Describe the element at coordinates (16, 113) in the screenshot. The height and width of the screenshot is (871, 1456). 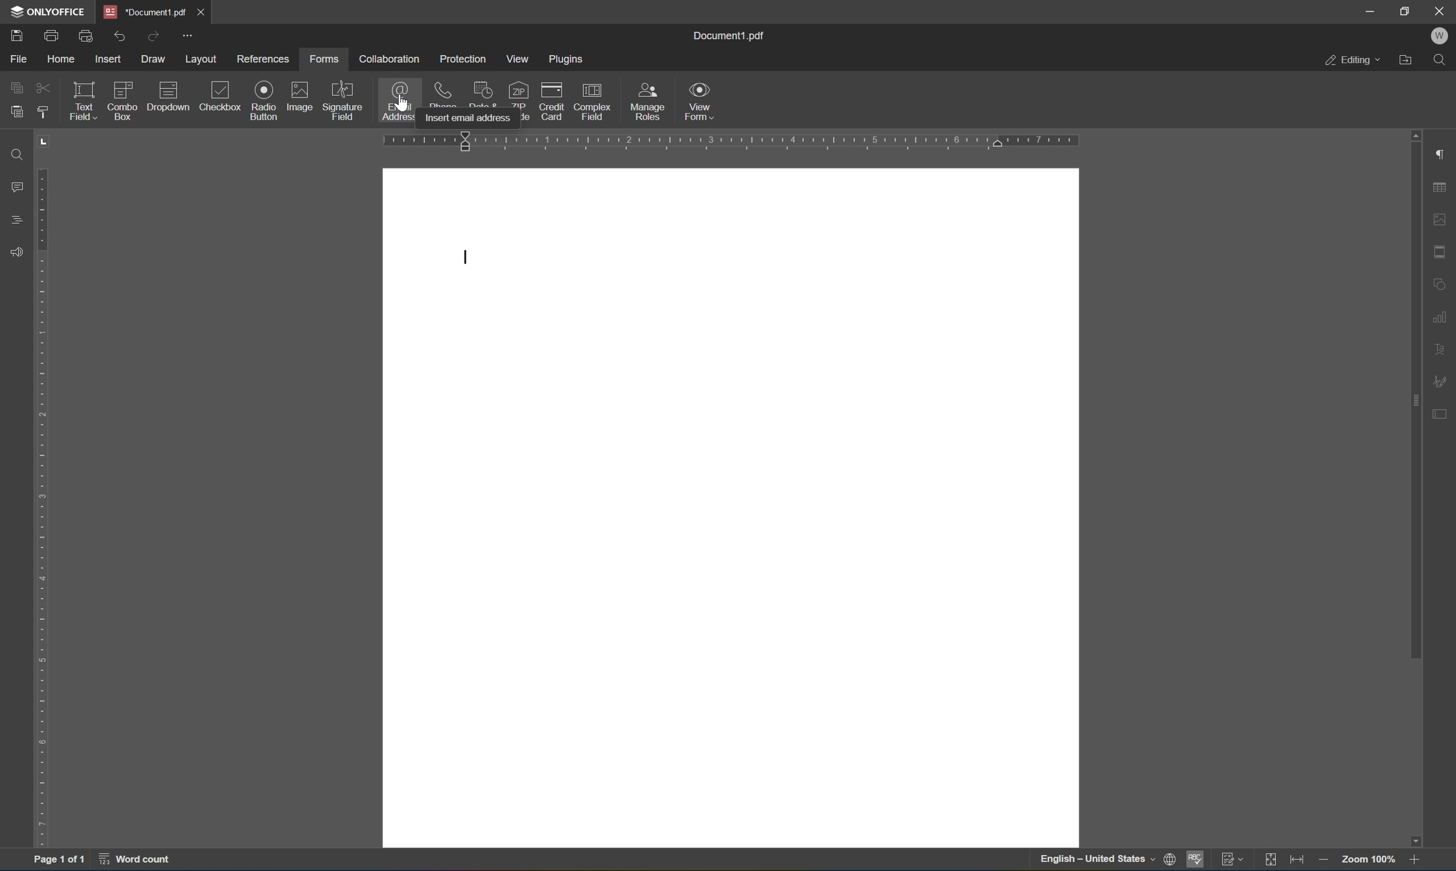
I see `paste` at that location.